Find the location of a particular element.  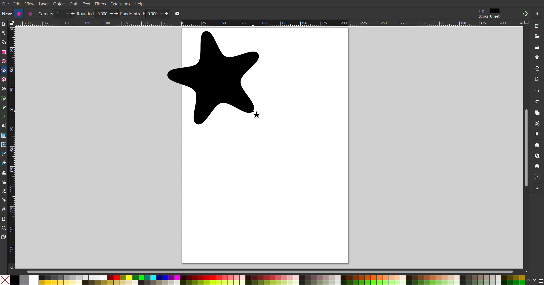

View is located at coordinates (30, 4).